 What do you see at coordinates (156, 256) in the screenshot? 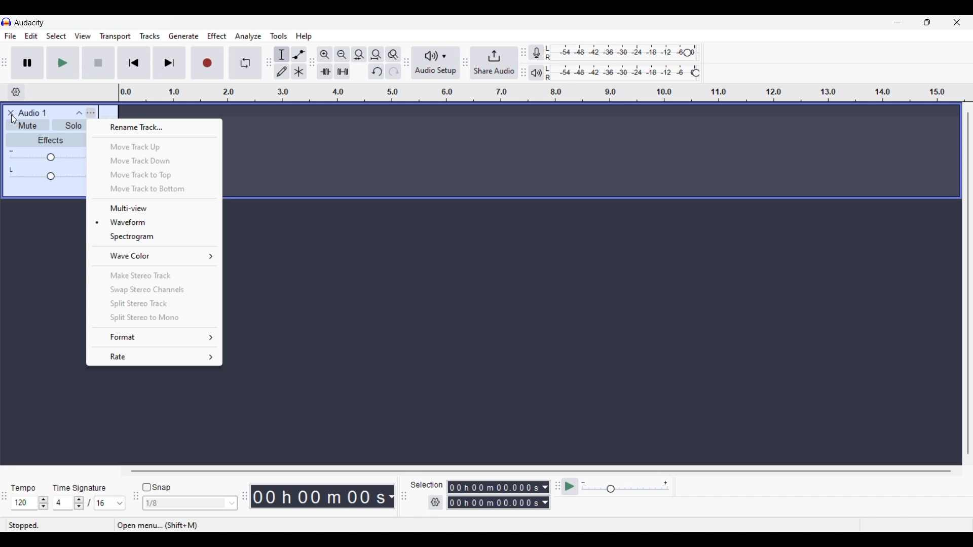
I see `Wave color options` at bounding box center [156, 256].